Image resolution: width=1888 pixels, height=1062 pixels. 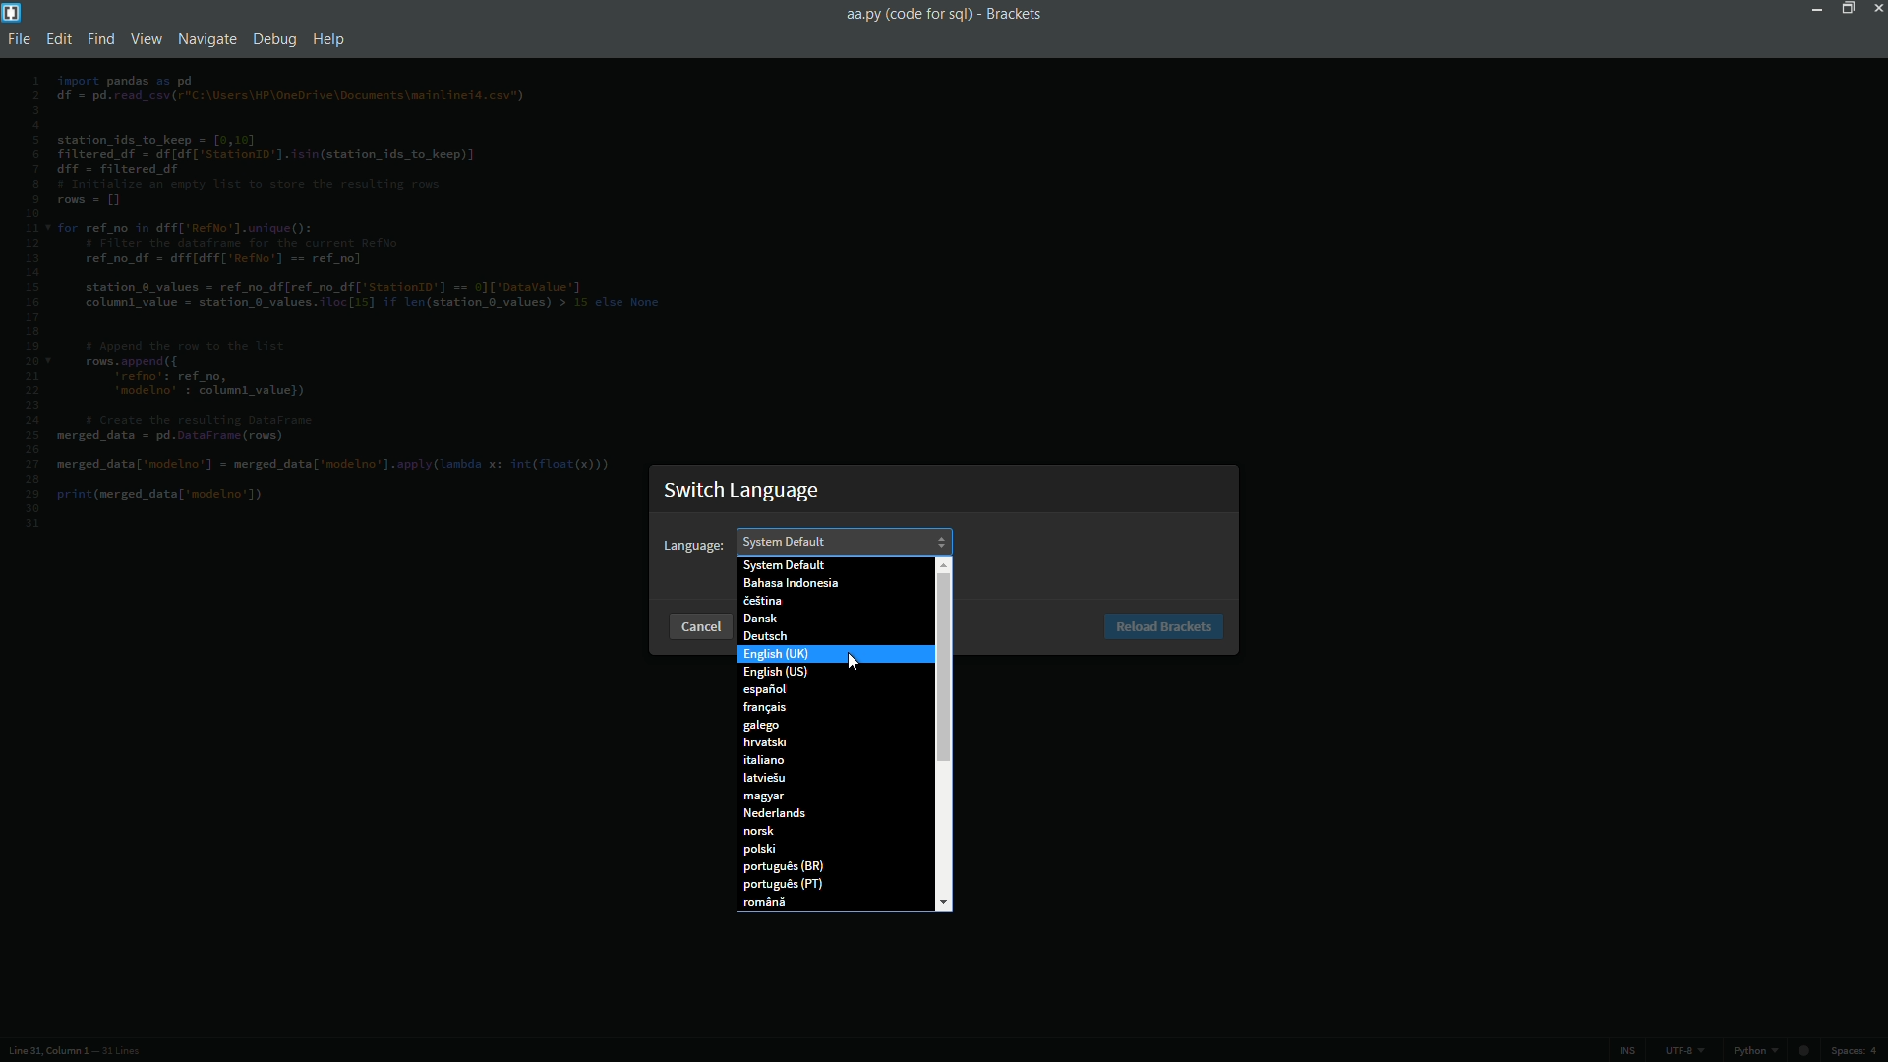 I want to click on code, so click(x=347, y=293).